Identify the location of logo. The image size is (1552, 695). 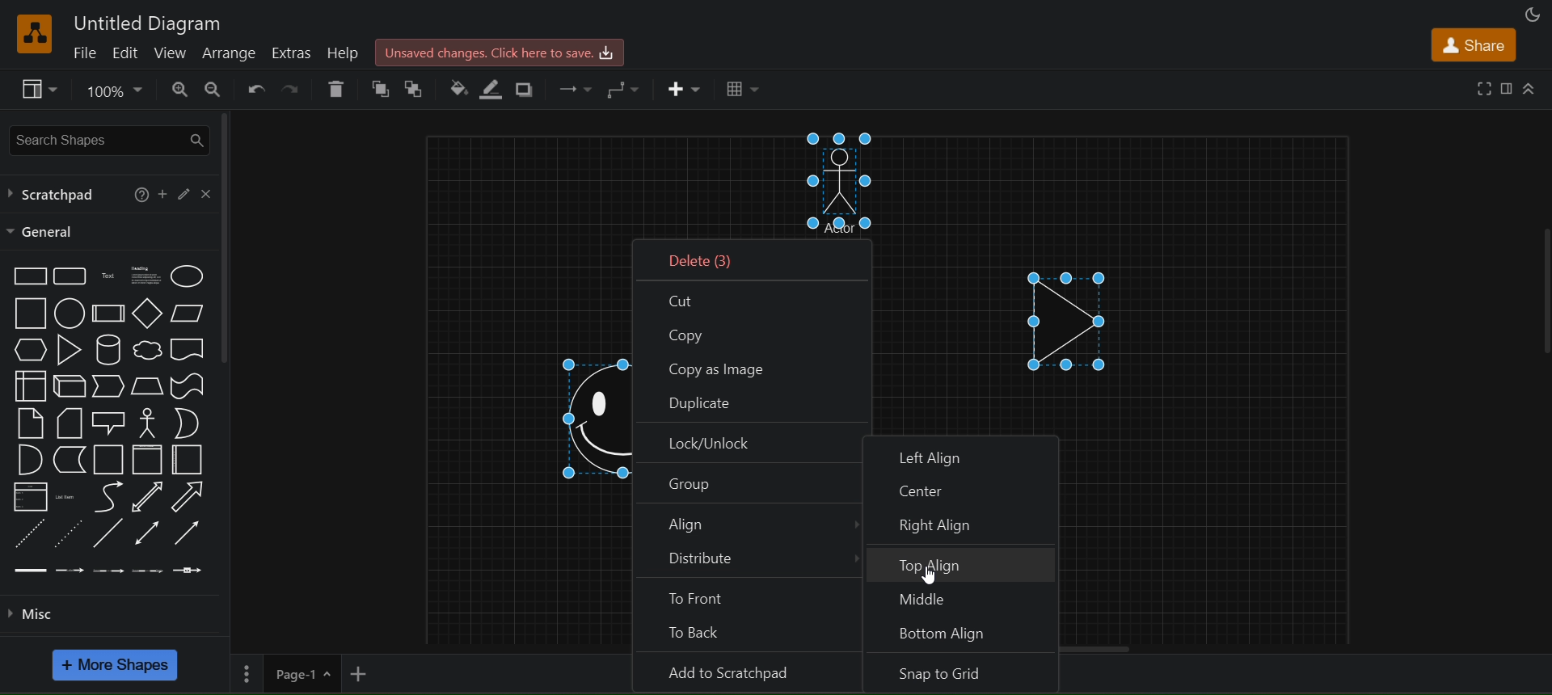
(34, 33).